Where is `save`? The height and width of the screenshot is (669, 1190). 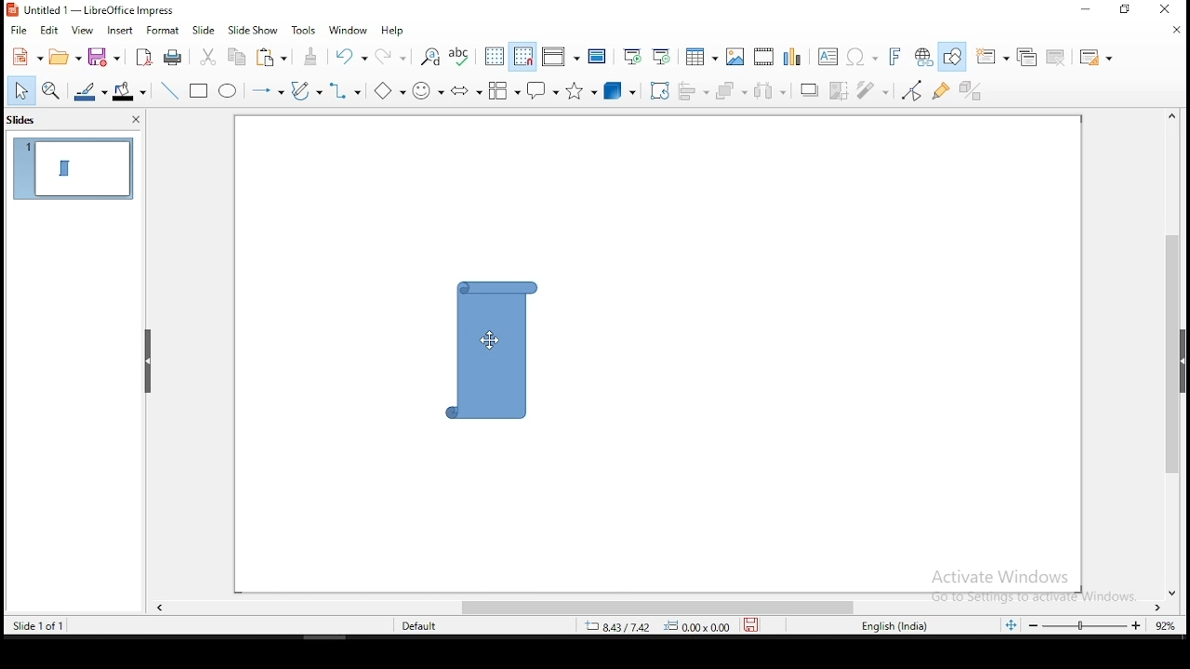 save is located at coordinates (751, 625).